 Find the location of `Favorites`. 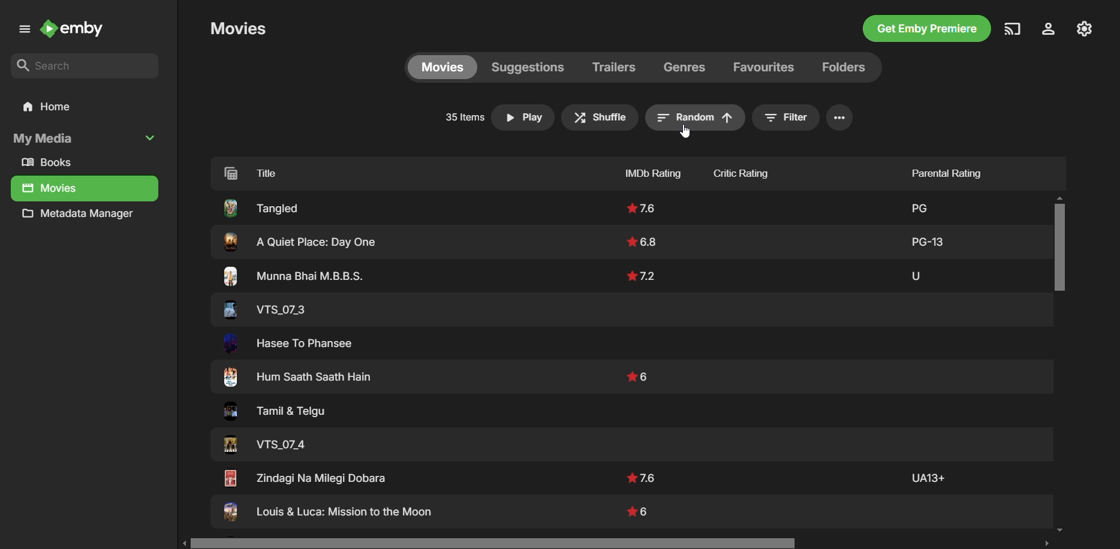

Favorites is located at coordinates (762, 66).